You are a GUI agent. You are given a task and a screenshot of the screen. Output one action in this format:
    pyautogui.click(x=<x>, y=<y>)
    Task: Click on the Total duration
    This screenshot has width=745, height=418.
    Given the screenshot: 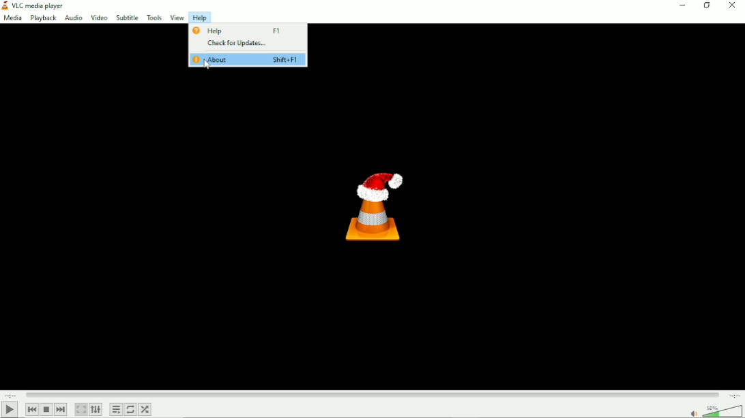 What is the action you would take?
    pyautogui.click(x=735, y=395)
    